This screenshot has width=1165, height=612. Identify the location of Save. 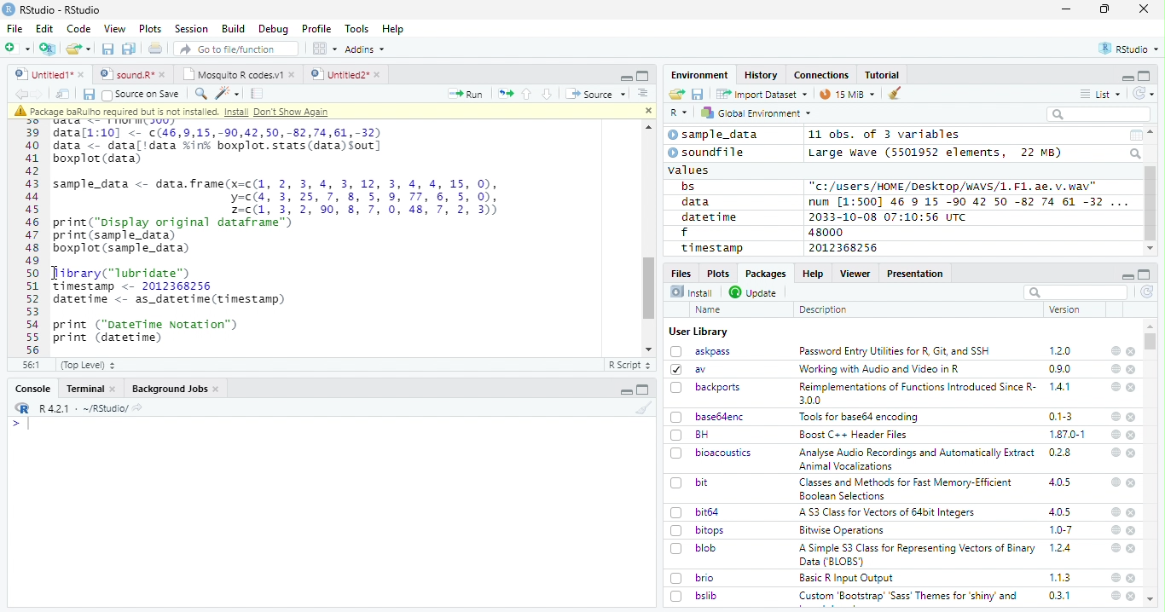
(88, 95).